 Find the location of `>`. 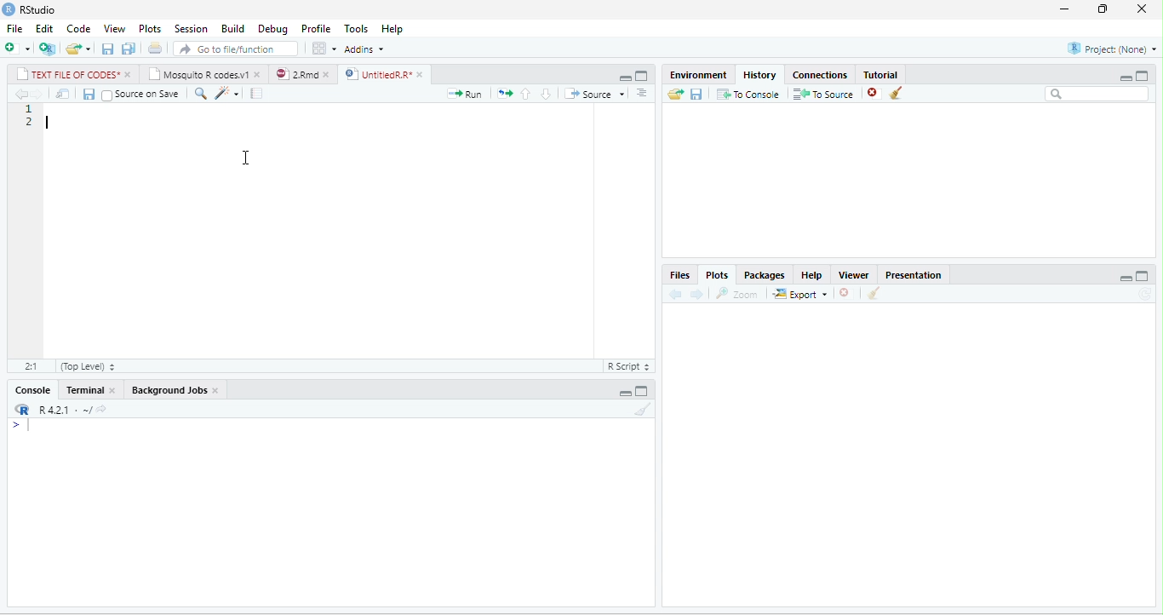

> is located at coordinates (26, 425).